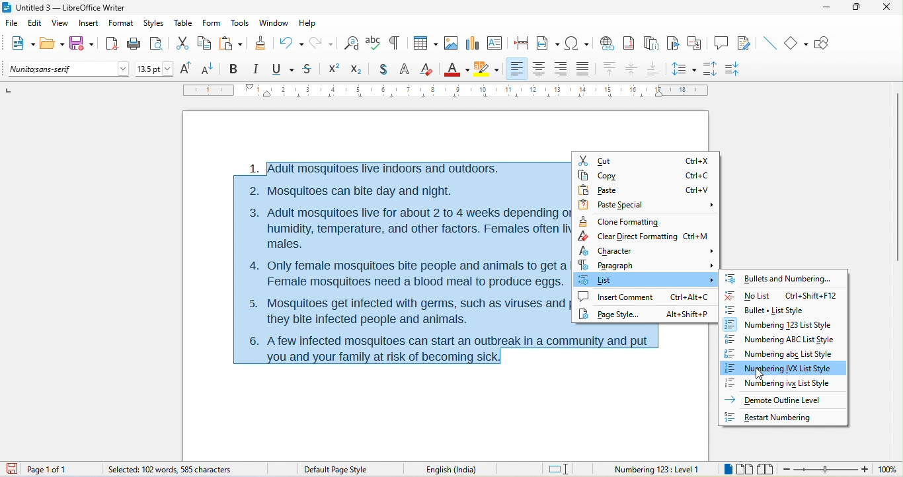 Image resolution: width=903 pixels, height=477 pixels. What do you see at coordinates (379, 70) in the screenshot?
I see `shadow` at bounding box center [379, 70].